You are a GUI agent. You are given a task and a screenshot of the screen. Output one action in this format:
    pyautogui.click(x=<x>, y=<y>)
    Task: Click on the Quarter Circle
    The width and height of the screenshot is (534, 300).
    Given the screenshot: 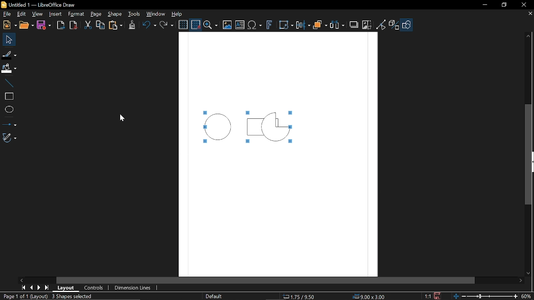 What is the action you would take?
    pyautogui.click(x=276, y=126)
    